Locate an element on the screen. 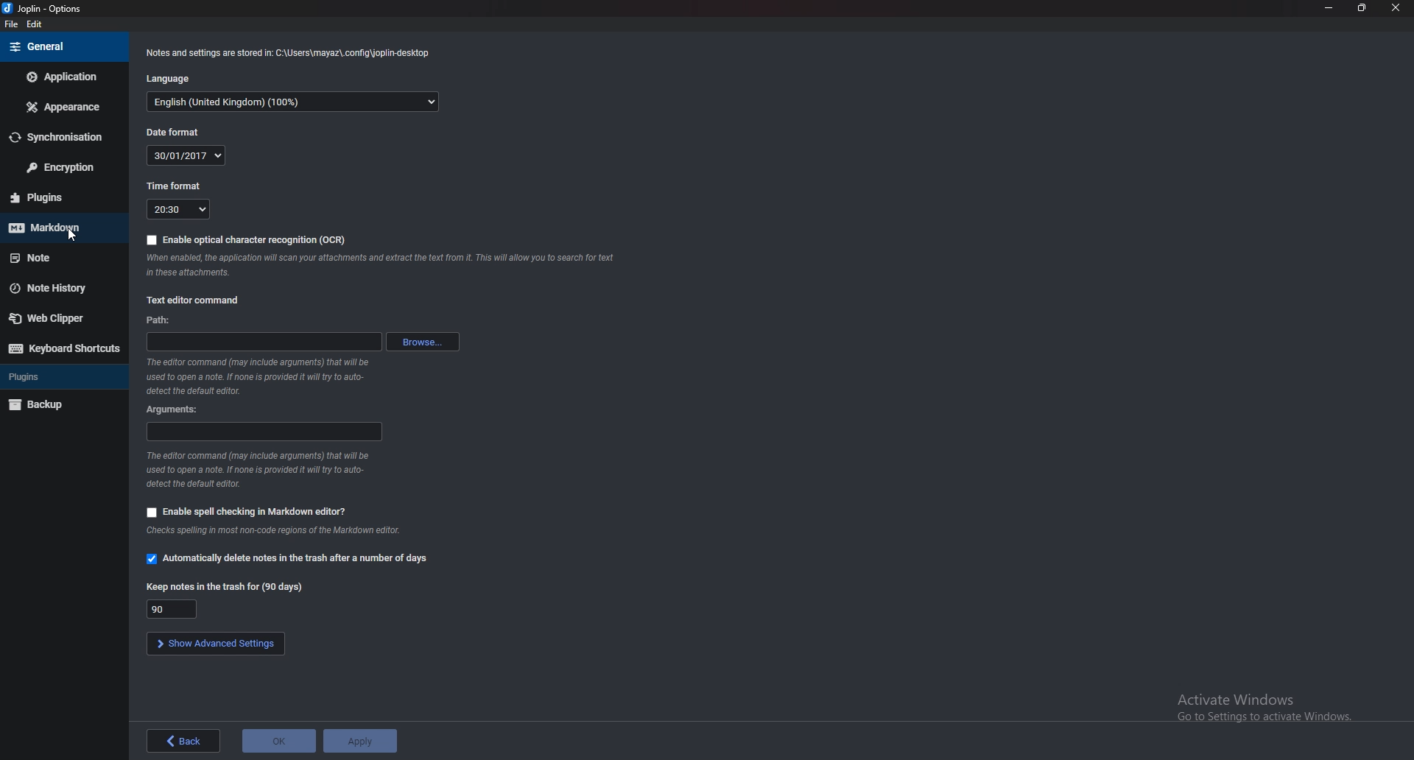  Enable optical character recognition is located at coordinates (245, 241).